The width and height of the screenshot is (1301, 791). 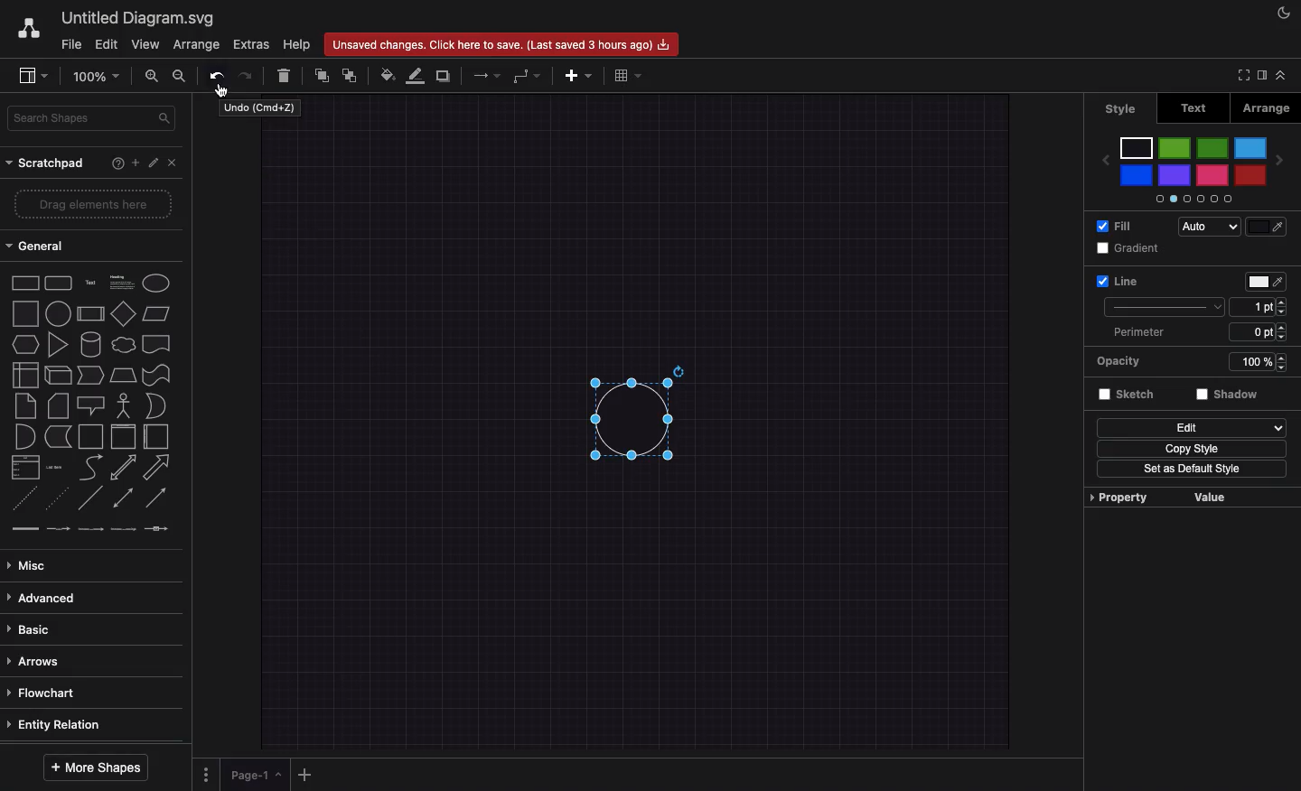 What do you see at coordinates (92, 203) in the screenshot?
I see `Drag elements here` at bounding box center [92, 203].